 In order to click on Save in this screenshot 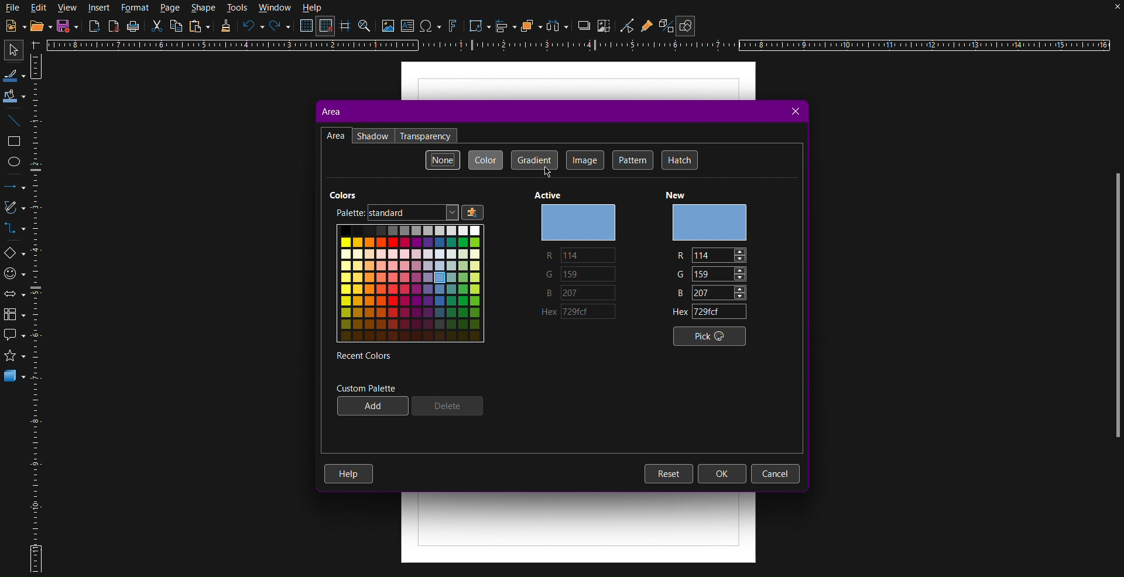, I will do `click(68, 26)`.